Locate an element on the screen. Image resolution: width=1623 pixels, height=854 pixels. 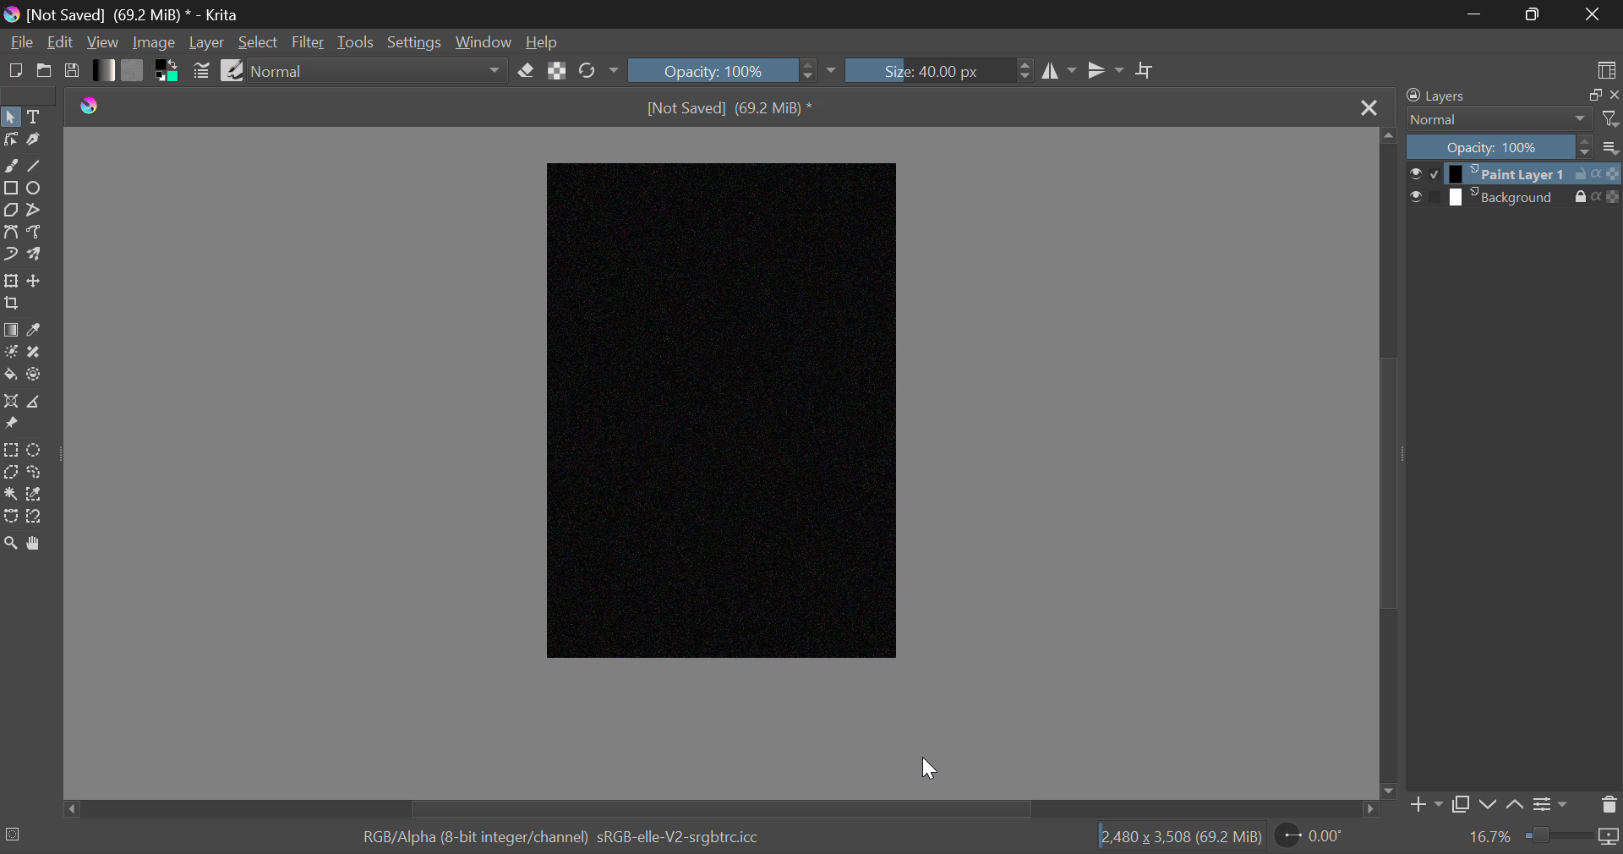
Help is located at coordinates (541, 43).